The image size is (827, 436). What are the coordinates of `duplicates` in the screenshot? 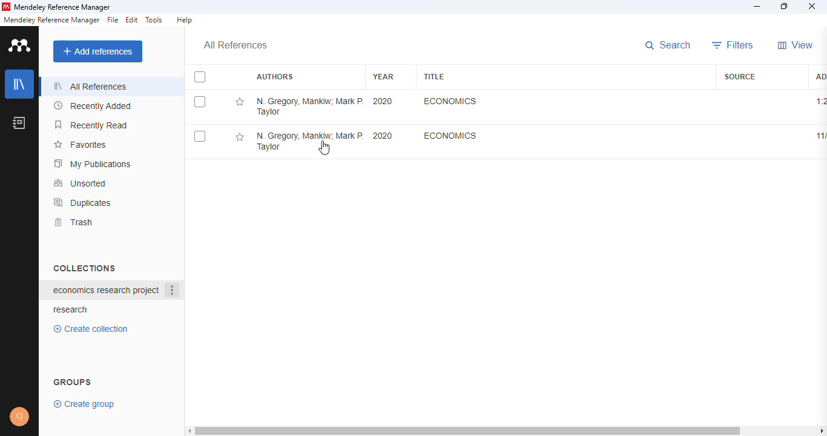 It's located at (83, 202).